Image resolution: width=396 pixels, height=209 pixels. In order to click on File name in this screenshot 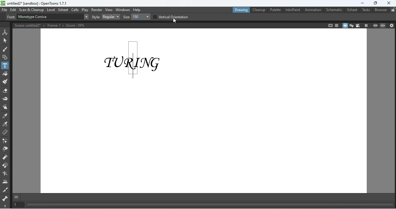, I will do `click(34, 3)`.